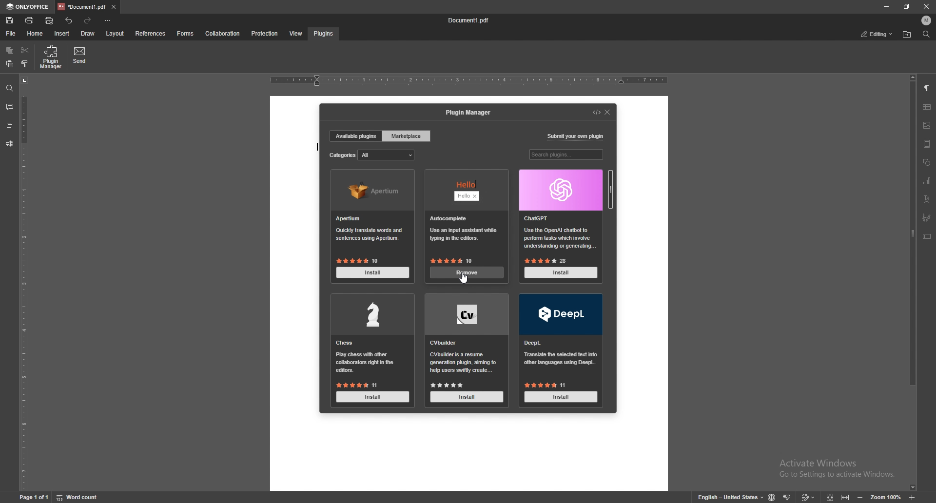  Describe the element at coordinates (375, 341) in the screenshot. I see `chess` at that location.